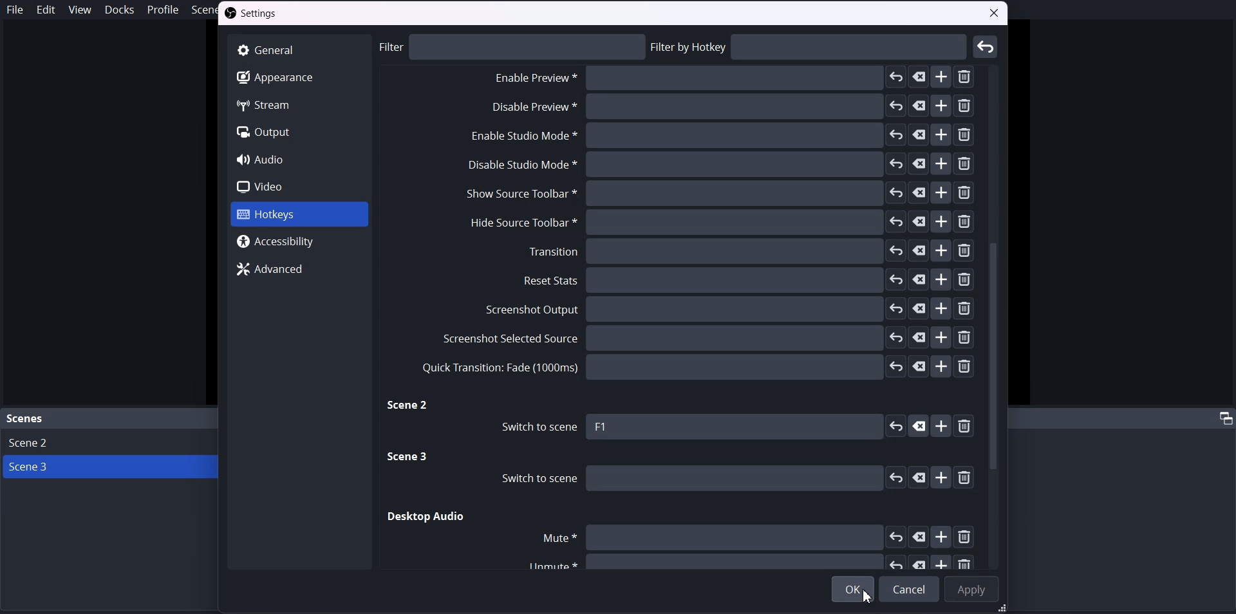 The image size is (1236, 614). Describe the element at coordinates (299, 133) in the screenshot. I see `Output` at that location.